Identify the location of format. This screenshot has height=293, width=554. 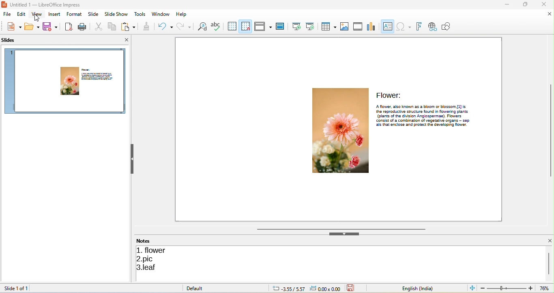
(73, 15).